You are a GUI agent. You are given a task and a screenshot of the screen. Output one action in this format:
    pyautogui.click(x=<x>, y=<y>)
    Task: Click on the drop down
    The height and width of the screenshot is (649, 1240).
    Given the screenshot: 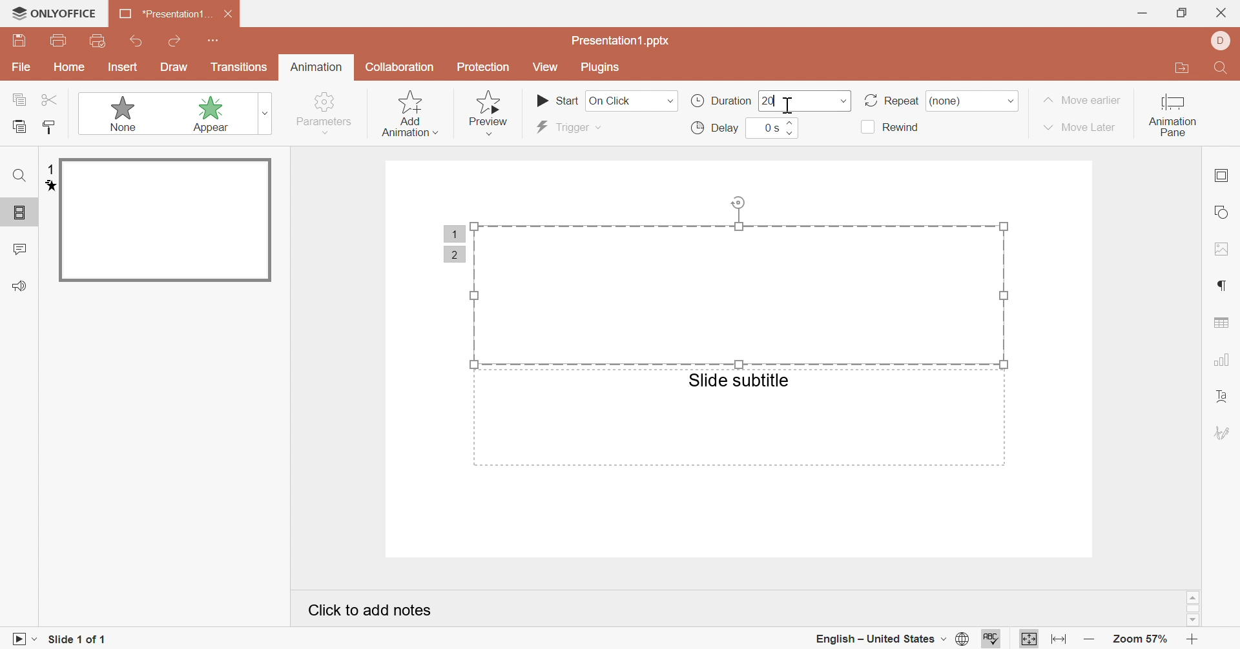 What is the action you would take?
    pyautogui.click(x=844, y=101)
    